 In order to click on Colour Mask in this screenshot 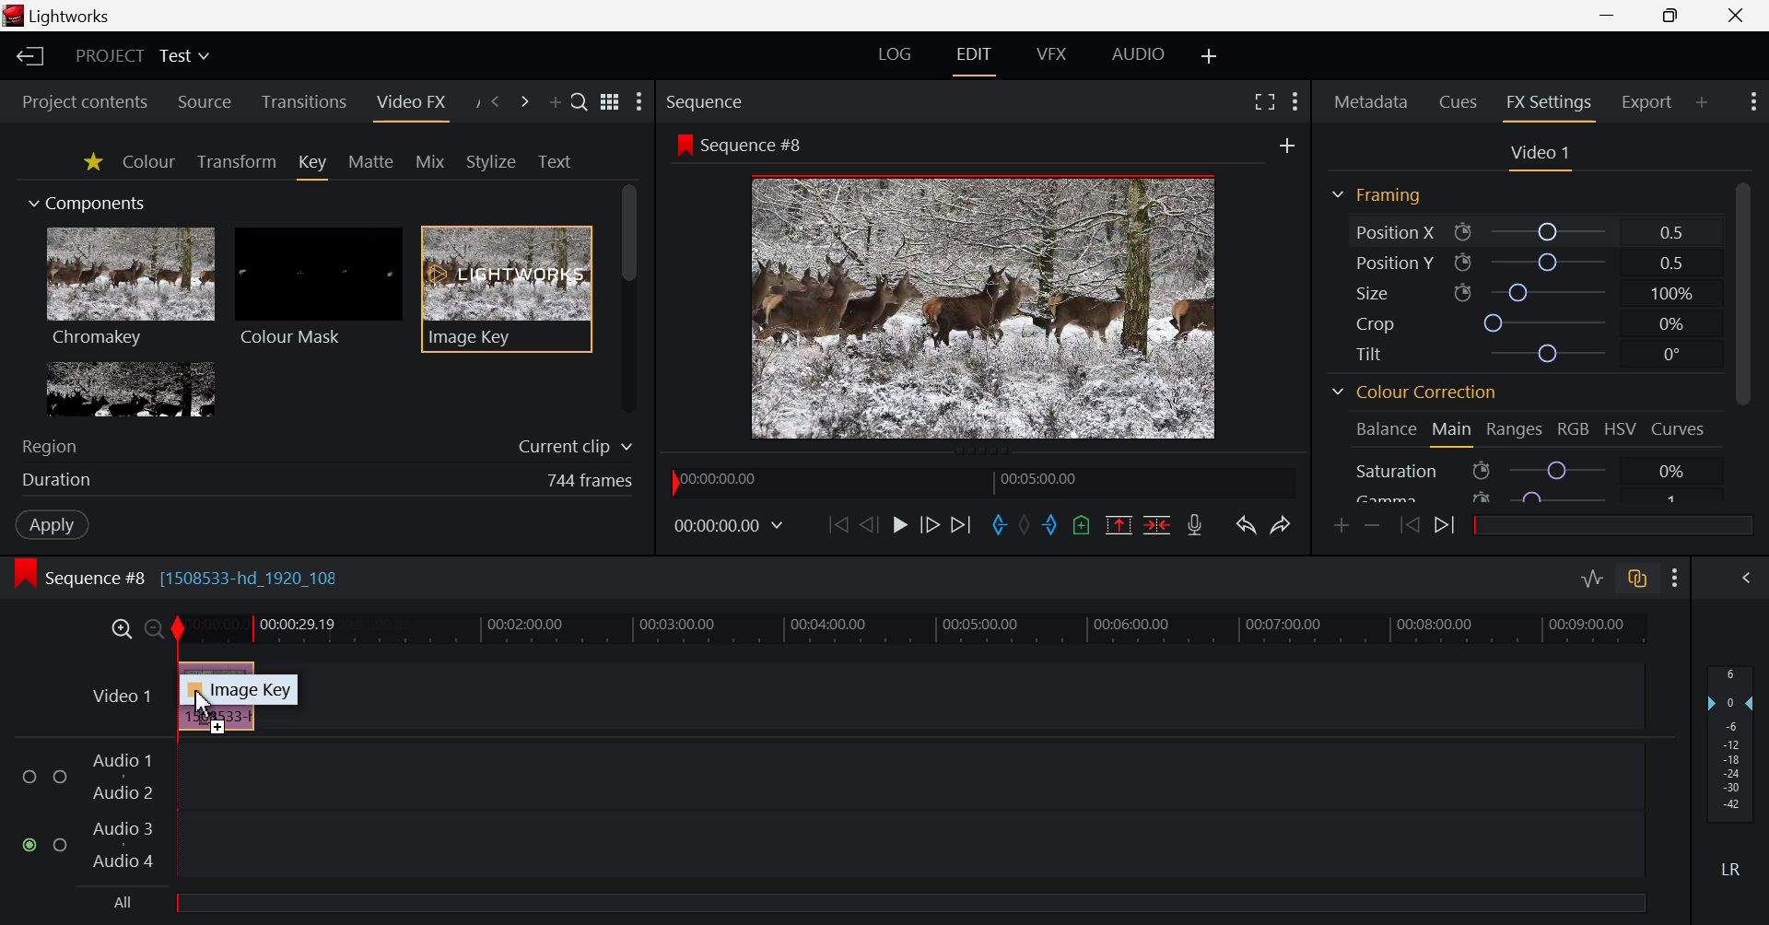, I will do `click(319, 288)`.